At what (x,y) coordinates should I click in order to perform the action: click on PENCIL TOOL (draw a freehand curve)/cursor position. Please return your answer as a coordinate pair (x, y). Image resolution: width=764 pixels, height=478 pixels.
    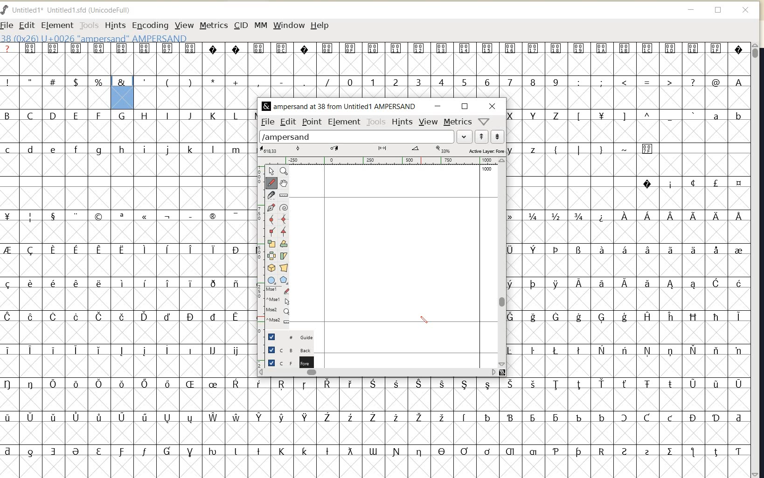
    Looking at the image, I should click on (424, 320).